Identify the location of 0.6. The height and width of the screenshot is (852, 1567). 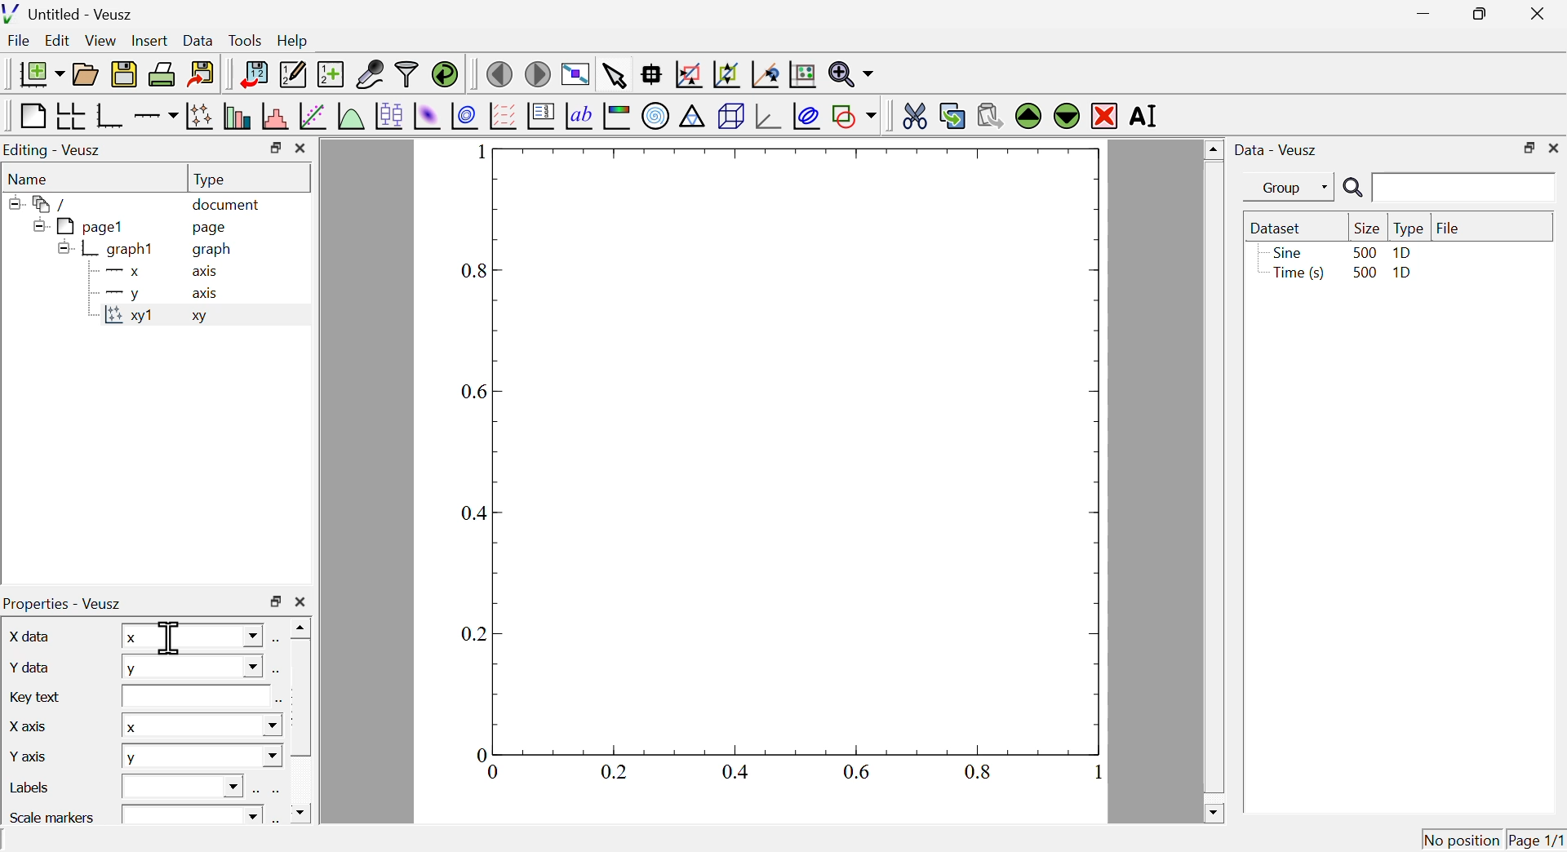
(477, 392).